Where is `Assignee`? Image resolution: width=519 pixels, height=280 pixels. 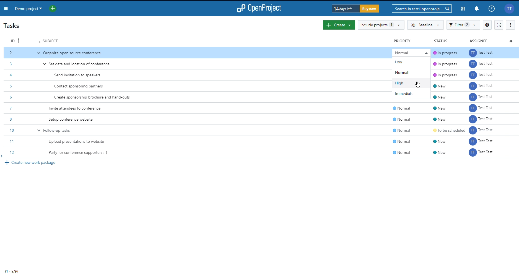
Assignee is located at coordinates (479, 40).